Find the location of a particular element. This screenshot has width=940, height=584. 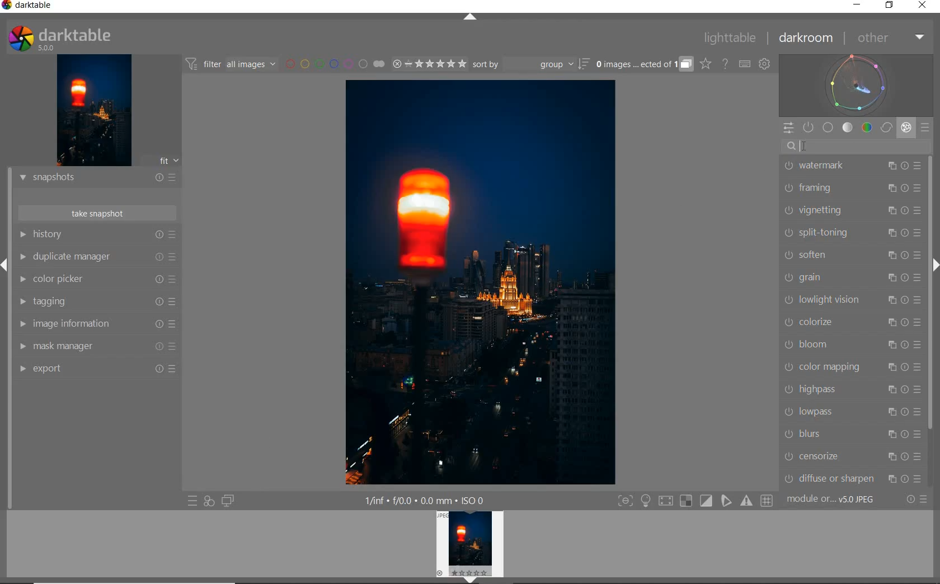

Multiple instance is located at coordinates (885, 256).